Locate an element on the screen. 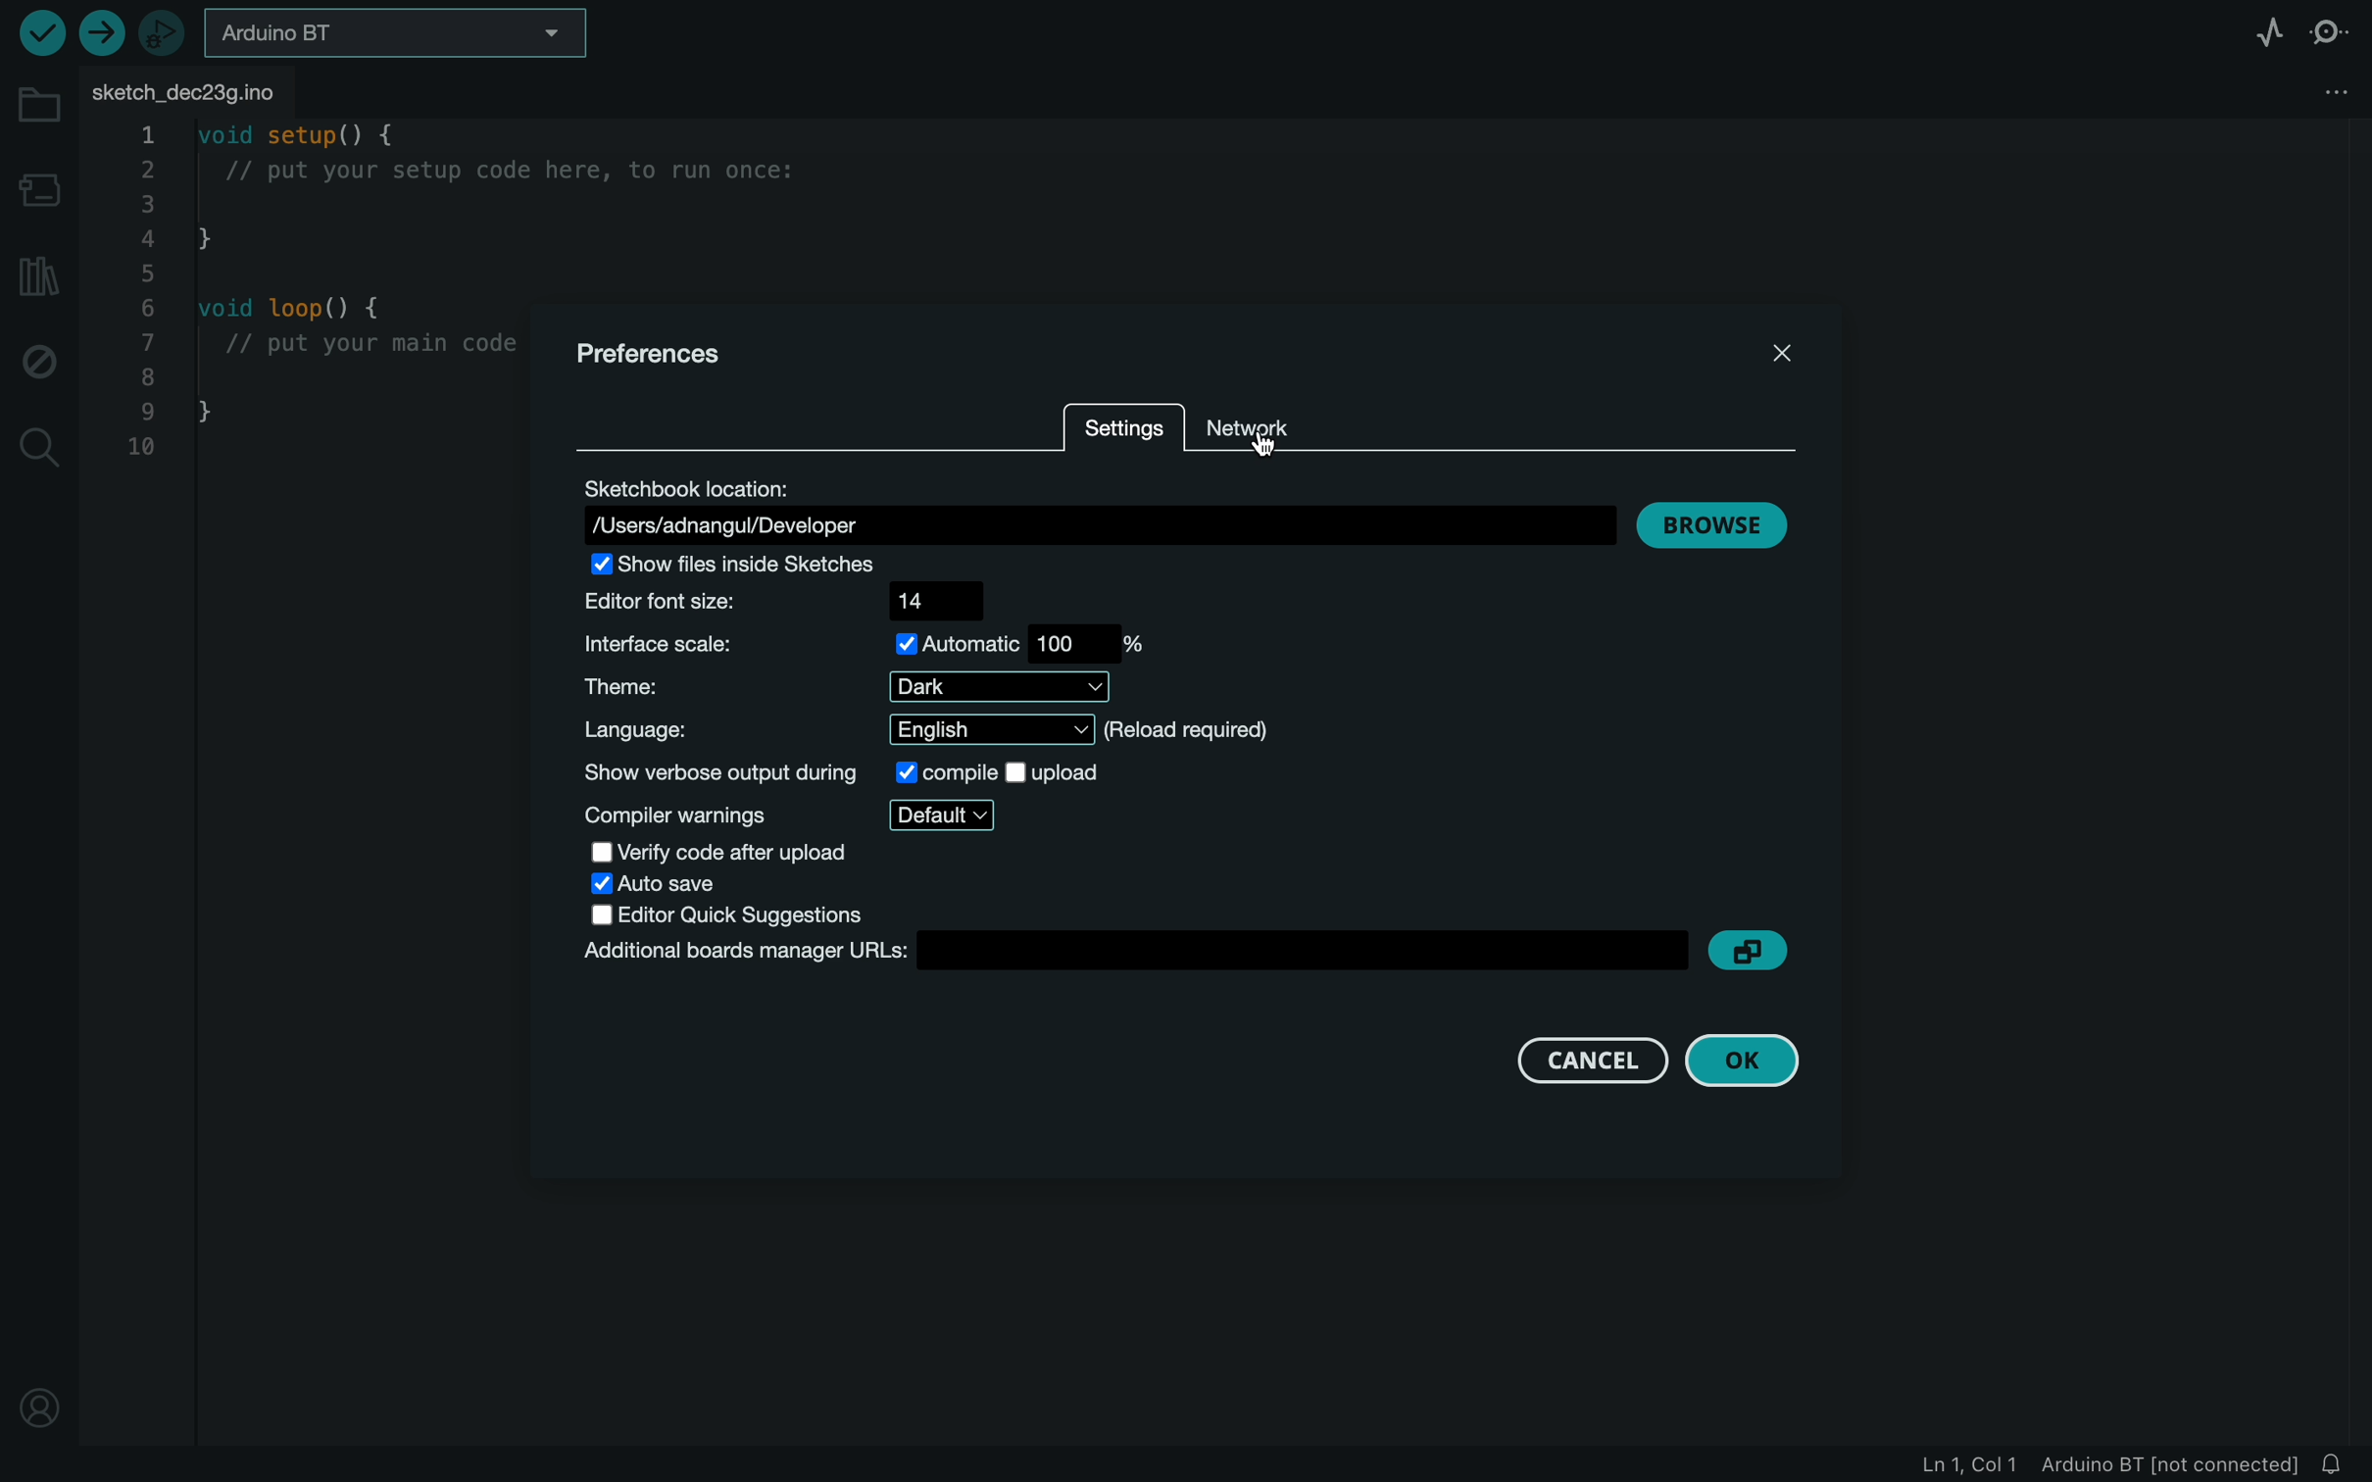  debugger is located at coordinates (164, 34).